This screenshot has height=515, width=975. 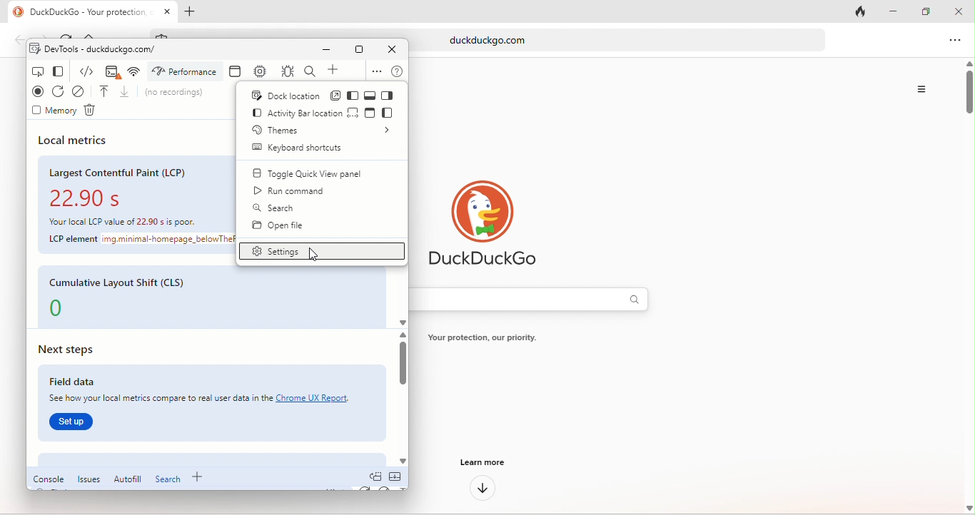 What do you see at coordinates (955, 42) in the screenshot?
I see `option` at bounding box center [955, 42].